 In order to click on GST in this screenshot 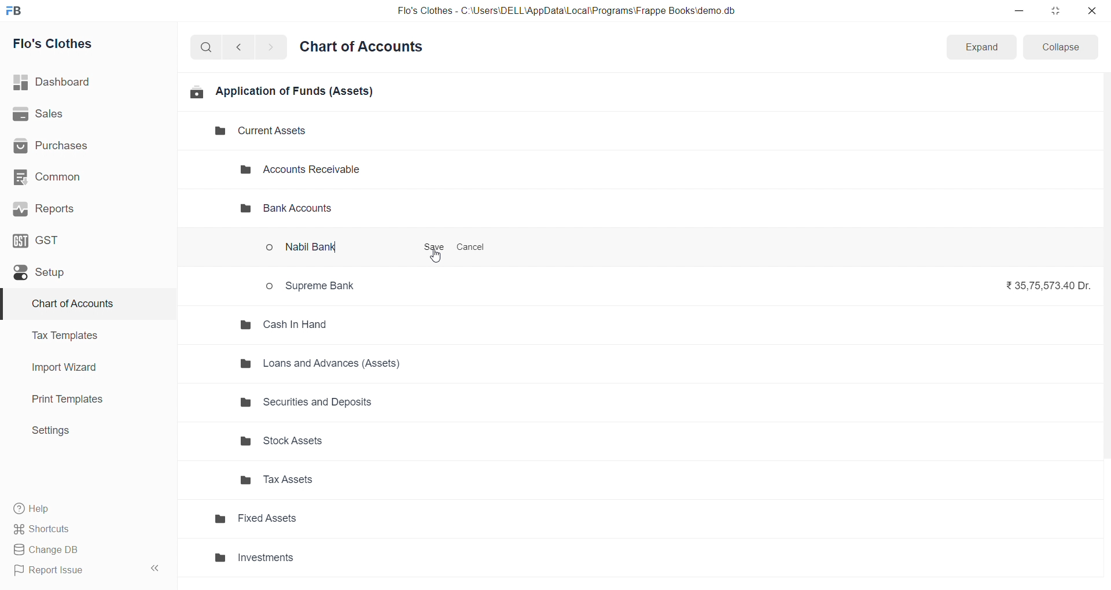, I will do `click(80, 239)`.